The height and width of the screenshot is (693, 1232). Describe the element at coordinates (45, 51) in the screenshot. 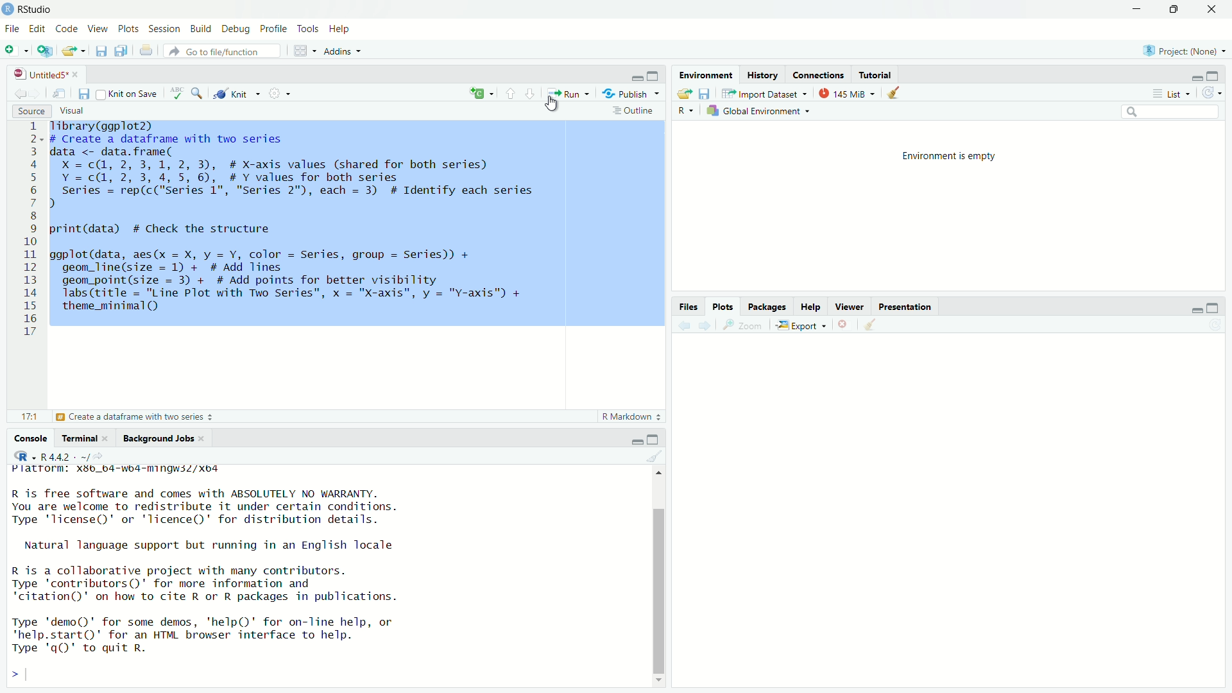

I see `Create a project` at that location.